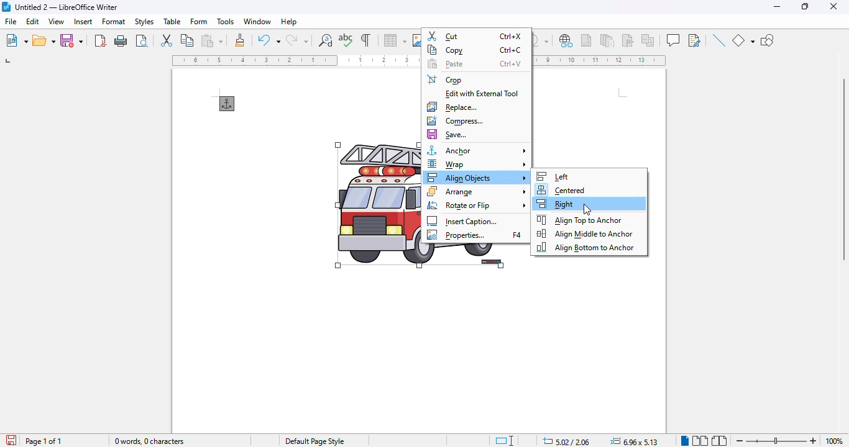  What do you see at coordinates (377, 206) in the screenshot?
I see `image` at bounding box center [377, 206].